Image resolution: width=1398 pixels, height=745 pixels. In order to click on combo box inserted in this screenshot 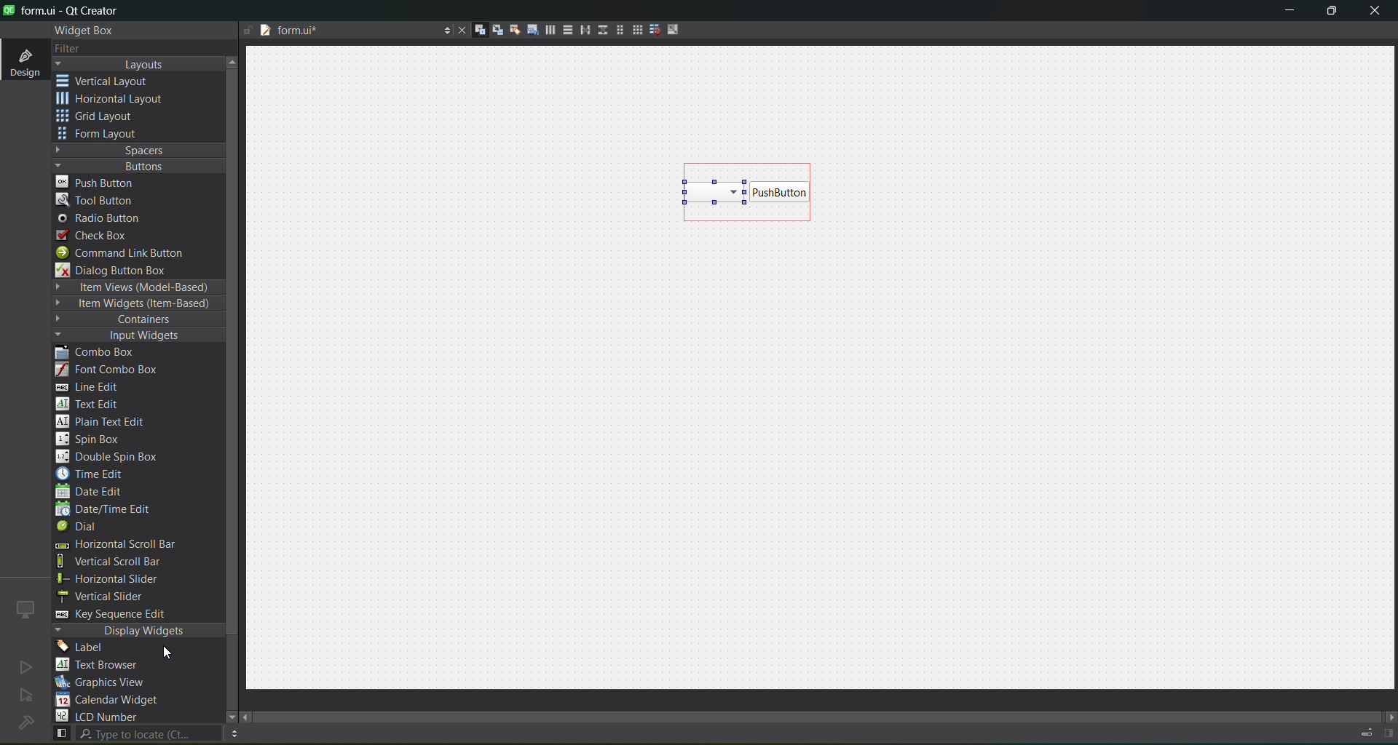, I will do `click(749, 192)`.